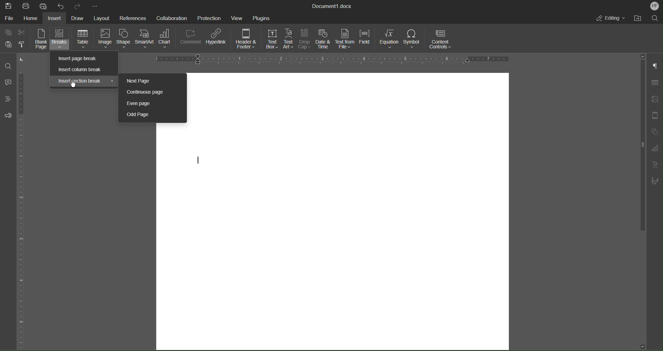 The height and width of the screenshot is (351, 663). What do you see at coordinates (8, 81) in the screenshot?
I see `Comments` at bounding box center [8, 81].